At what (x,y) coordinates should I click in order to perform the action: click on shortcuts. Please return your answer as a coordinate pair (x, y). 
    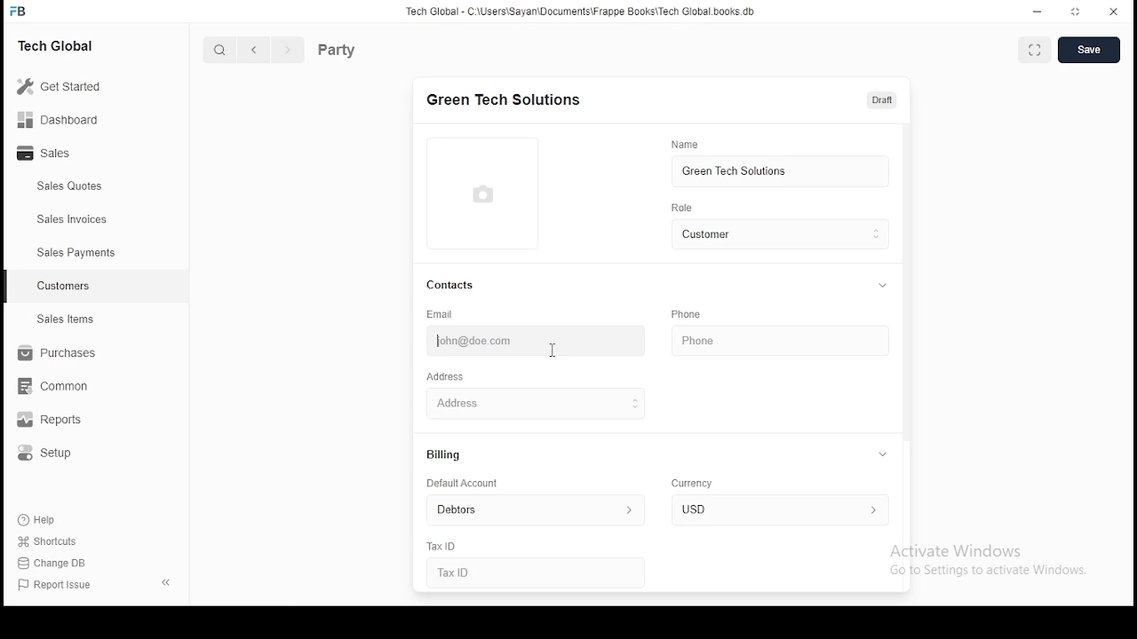
    Looking at the image, I should click on (46, 542).